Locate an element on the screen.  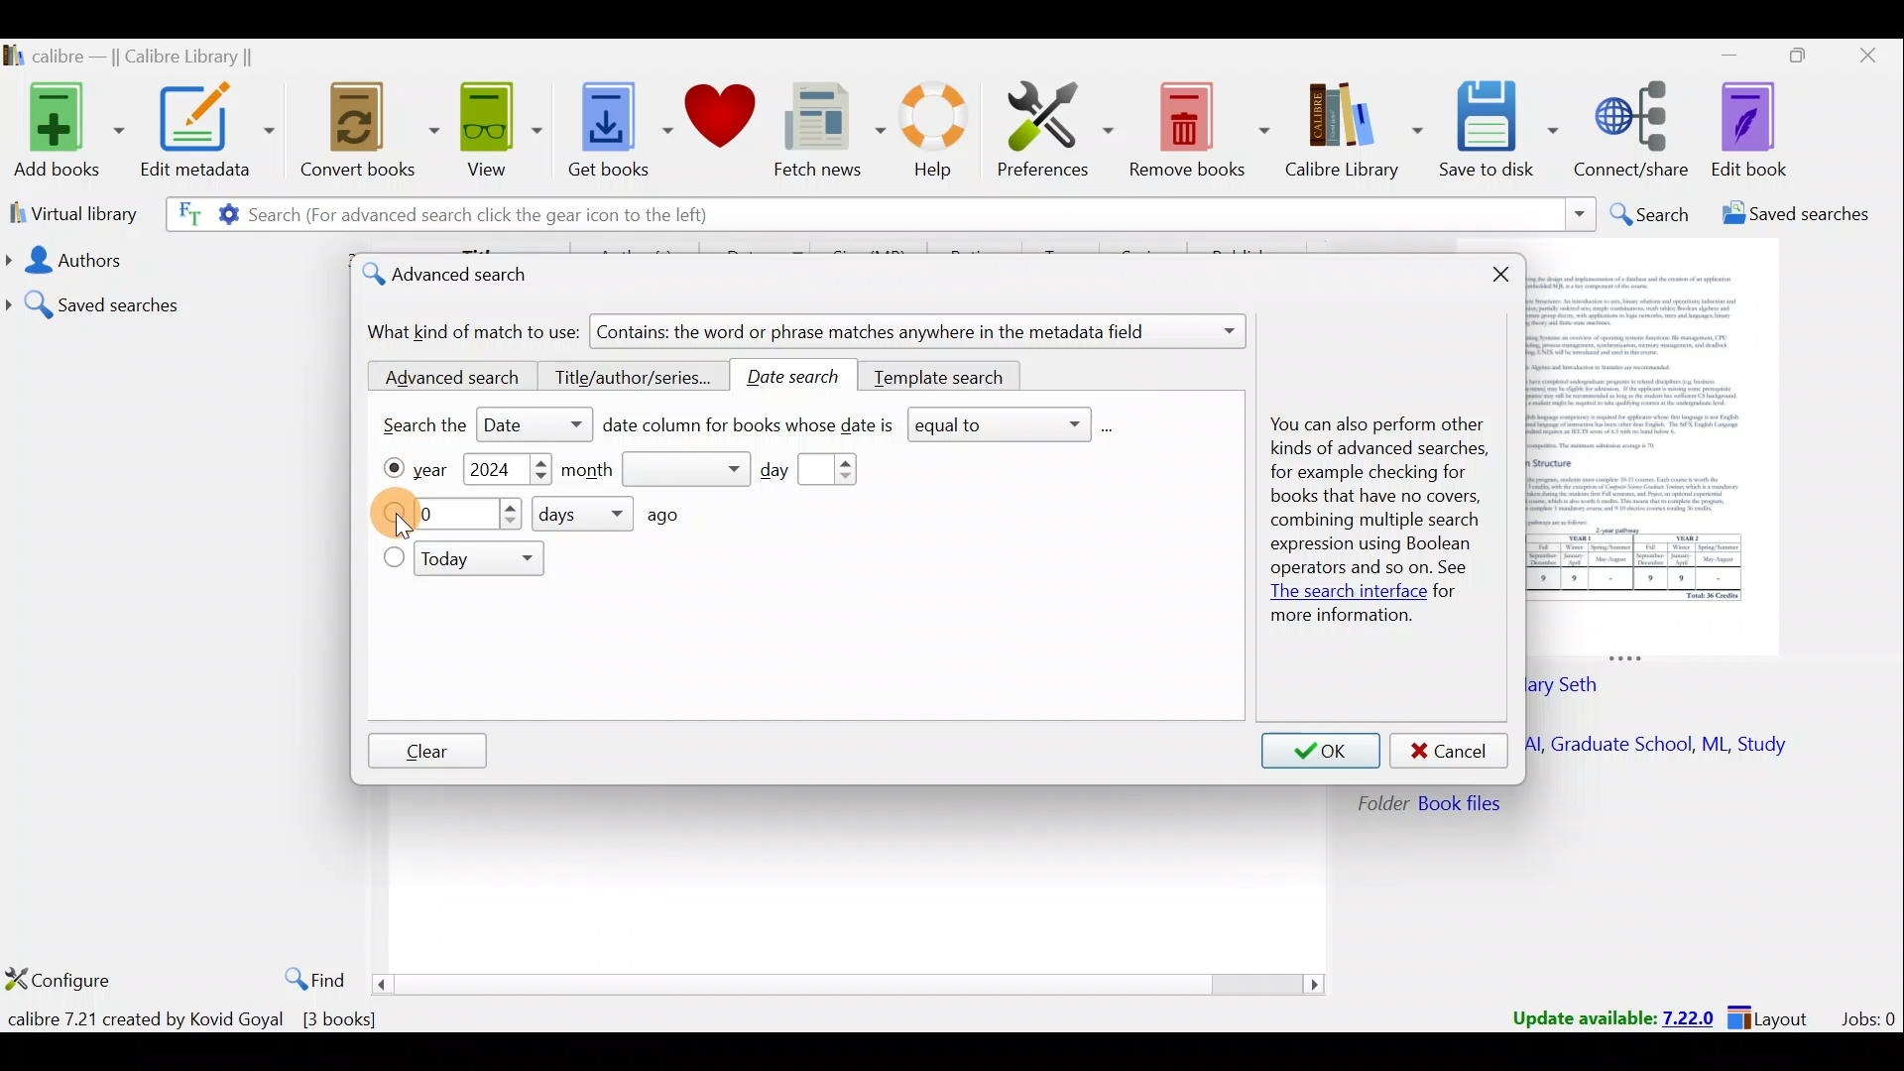
Preferences is located at coordinates (1058, 126).